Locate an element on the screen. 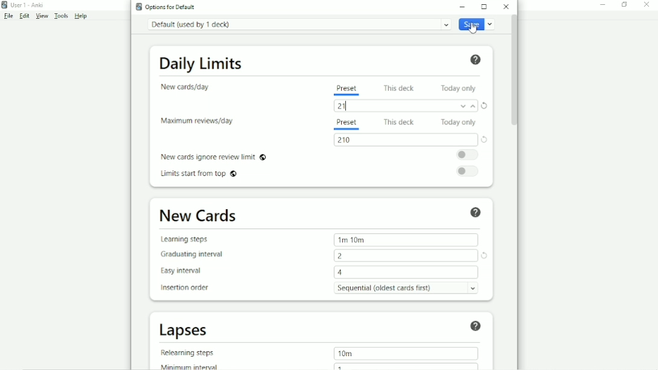 The width and height of the screenshot is (658, 370). Toggle on/off is located at coordinates (466, 172).